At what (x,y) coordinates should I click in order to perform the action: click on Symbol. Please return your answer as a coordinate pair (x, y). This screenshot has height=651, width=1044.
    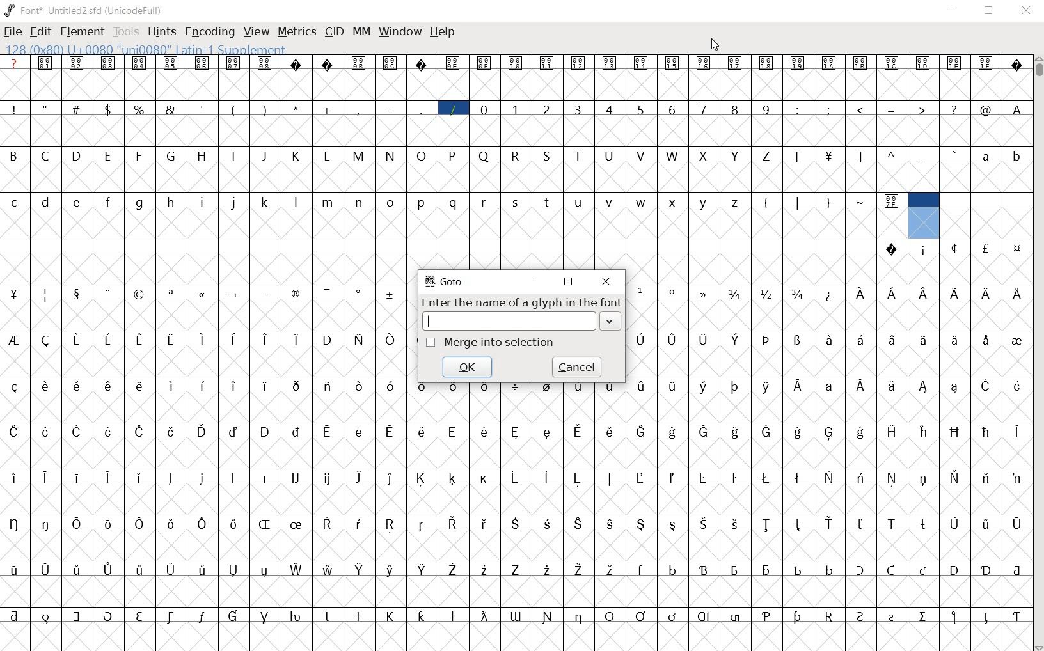
    Looking at the image, I should click on (890, 430).